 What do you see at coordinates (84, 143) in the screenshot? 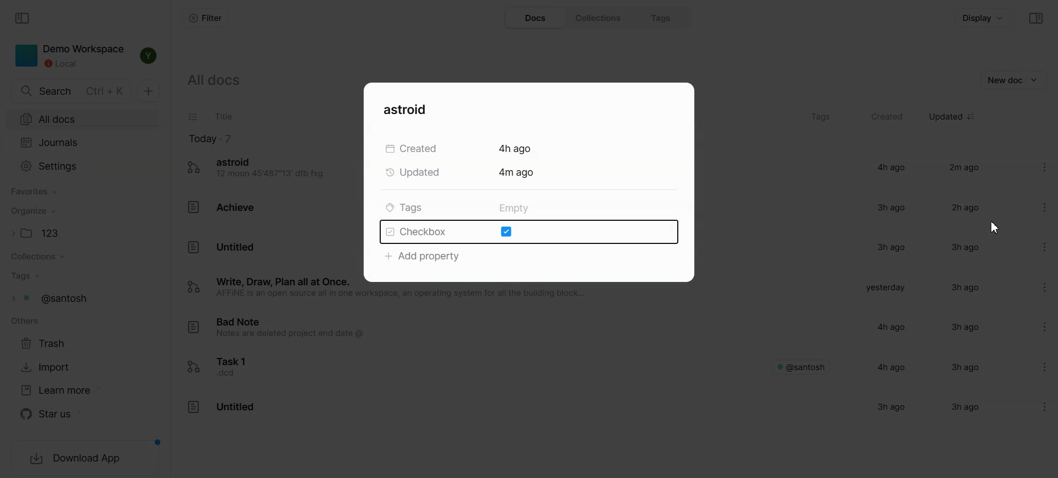
I see `Journals` at bounding box center [84, 143].